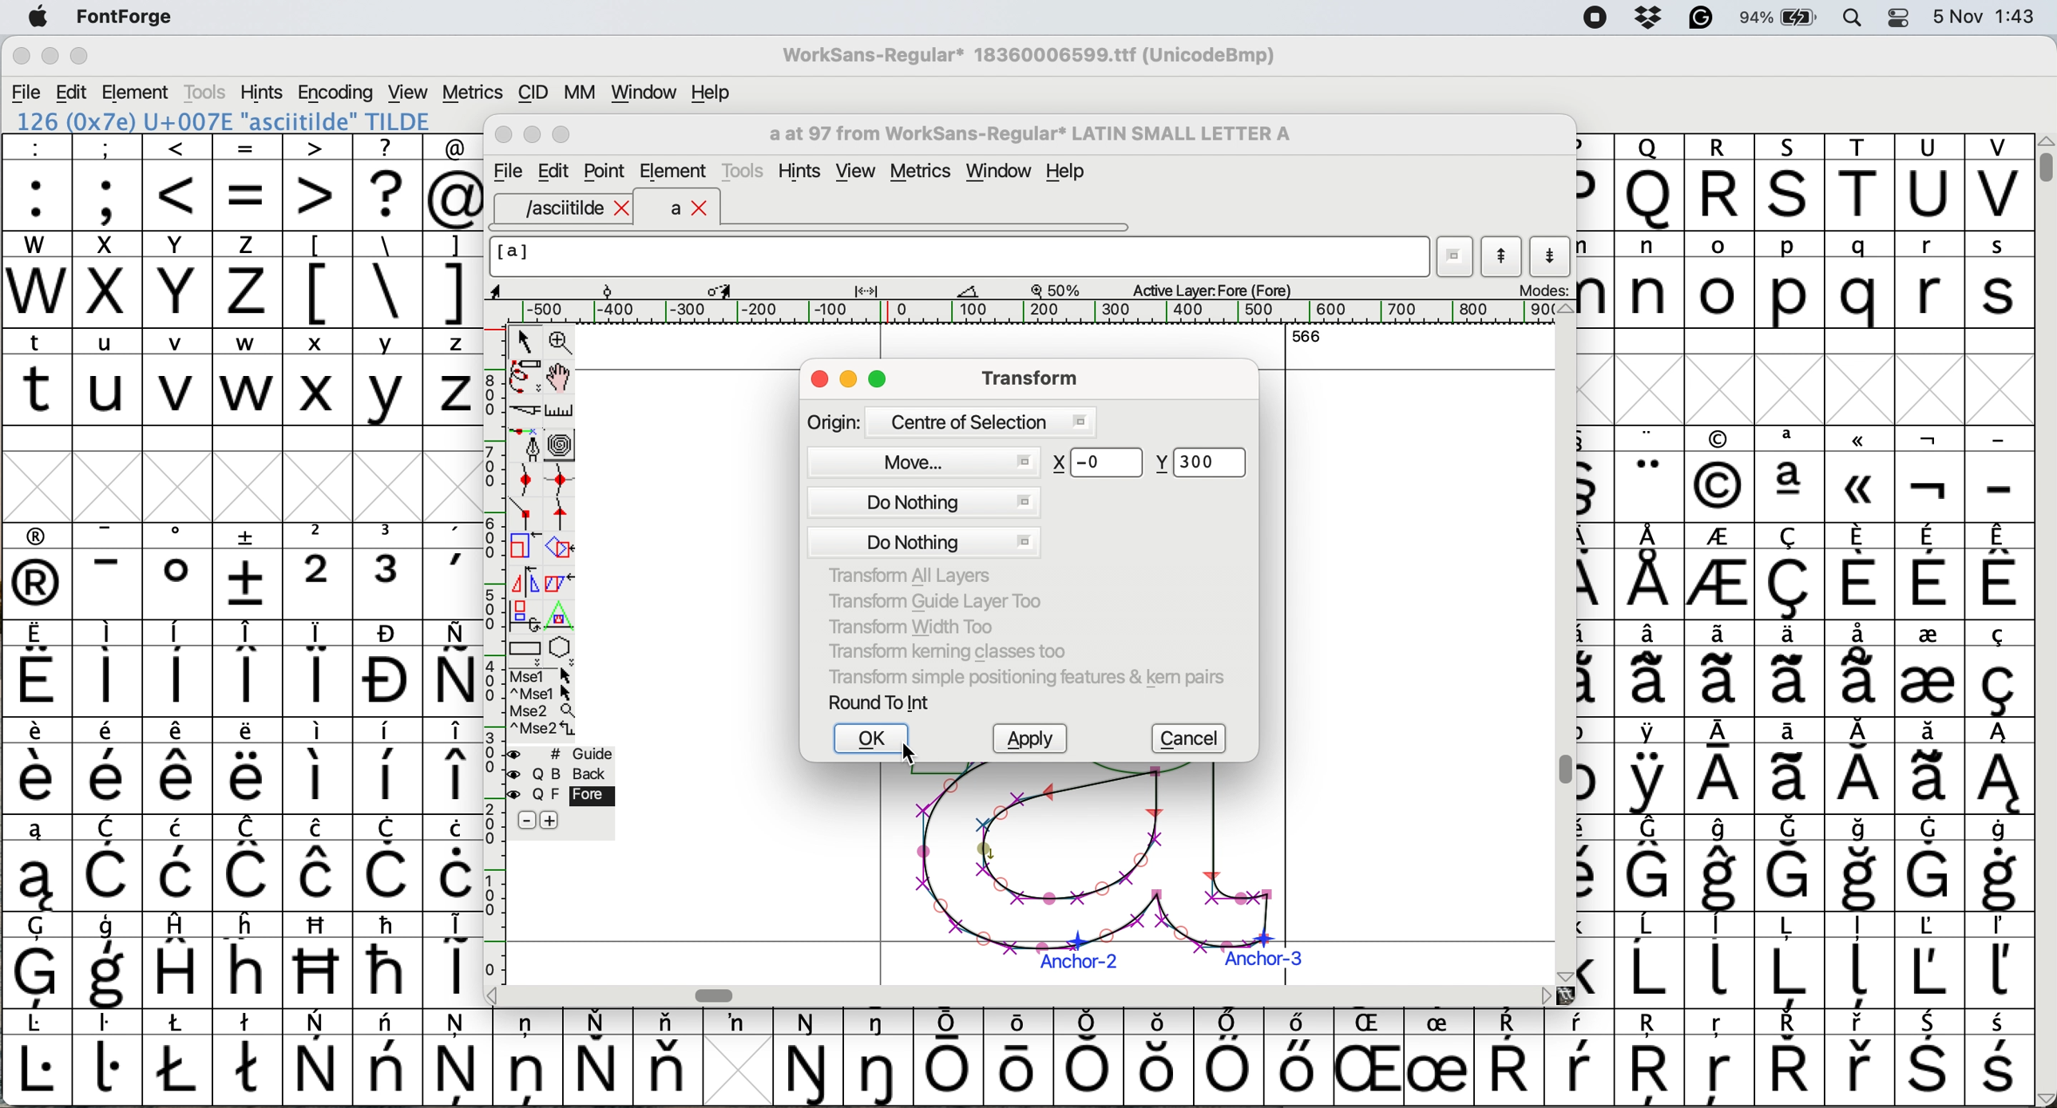 The height and width of the screenshot is (1108, 2057). Describe the element at coordinates (2043, 1097) in the screenshot. I see `scroll button` at that location.